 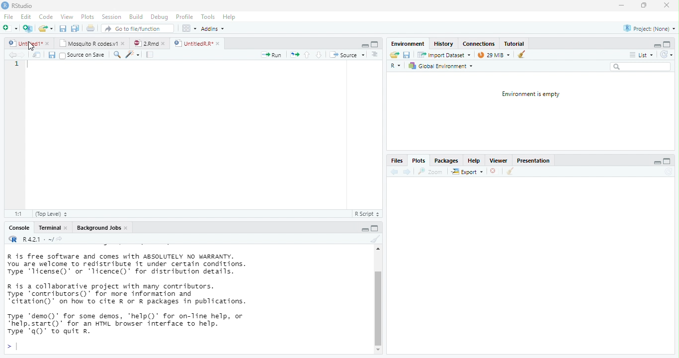 What do you see at coordinates (124, 43) in the screenshot?
I see `close` at bounding box center [124, 43].